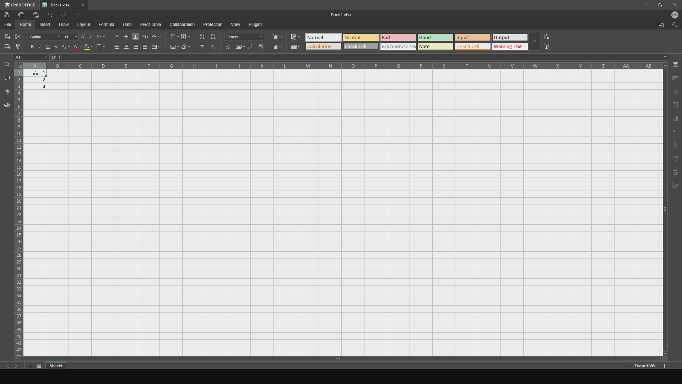  What do you see at coordinates (294, 36) in the screenshot?
I see `` at bounding box center [294, 36].